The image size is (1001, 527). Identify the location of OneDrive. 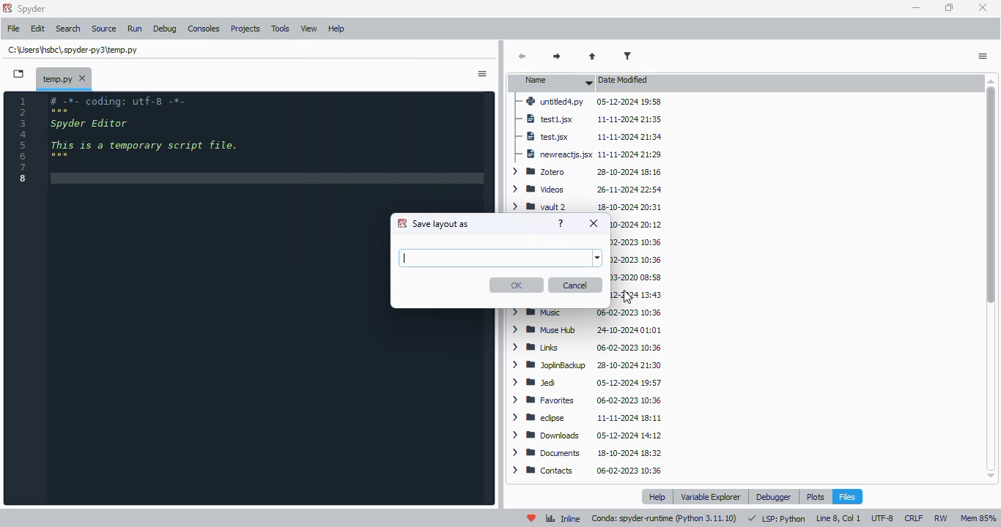
(636, 295).